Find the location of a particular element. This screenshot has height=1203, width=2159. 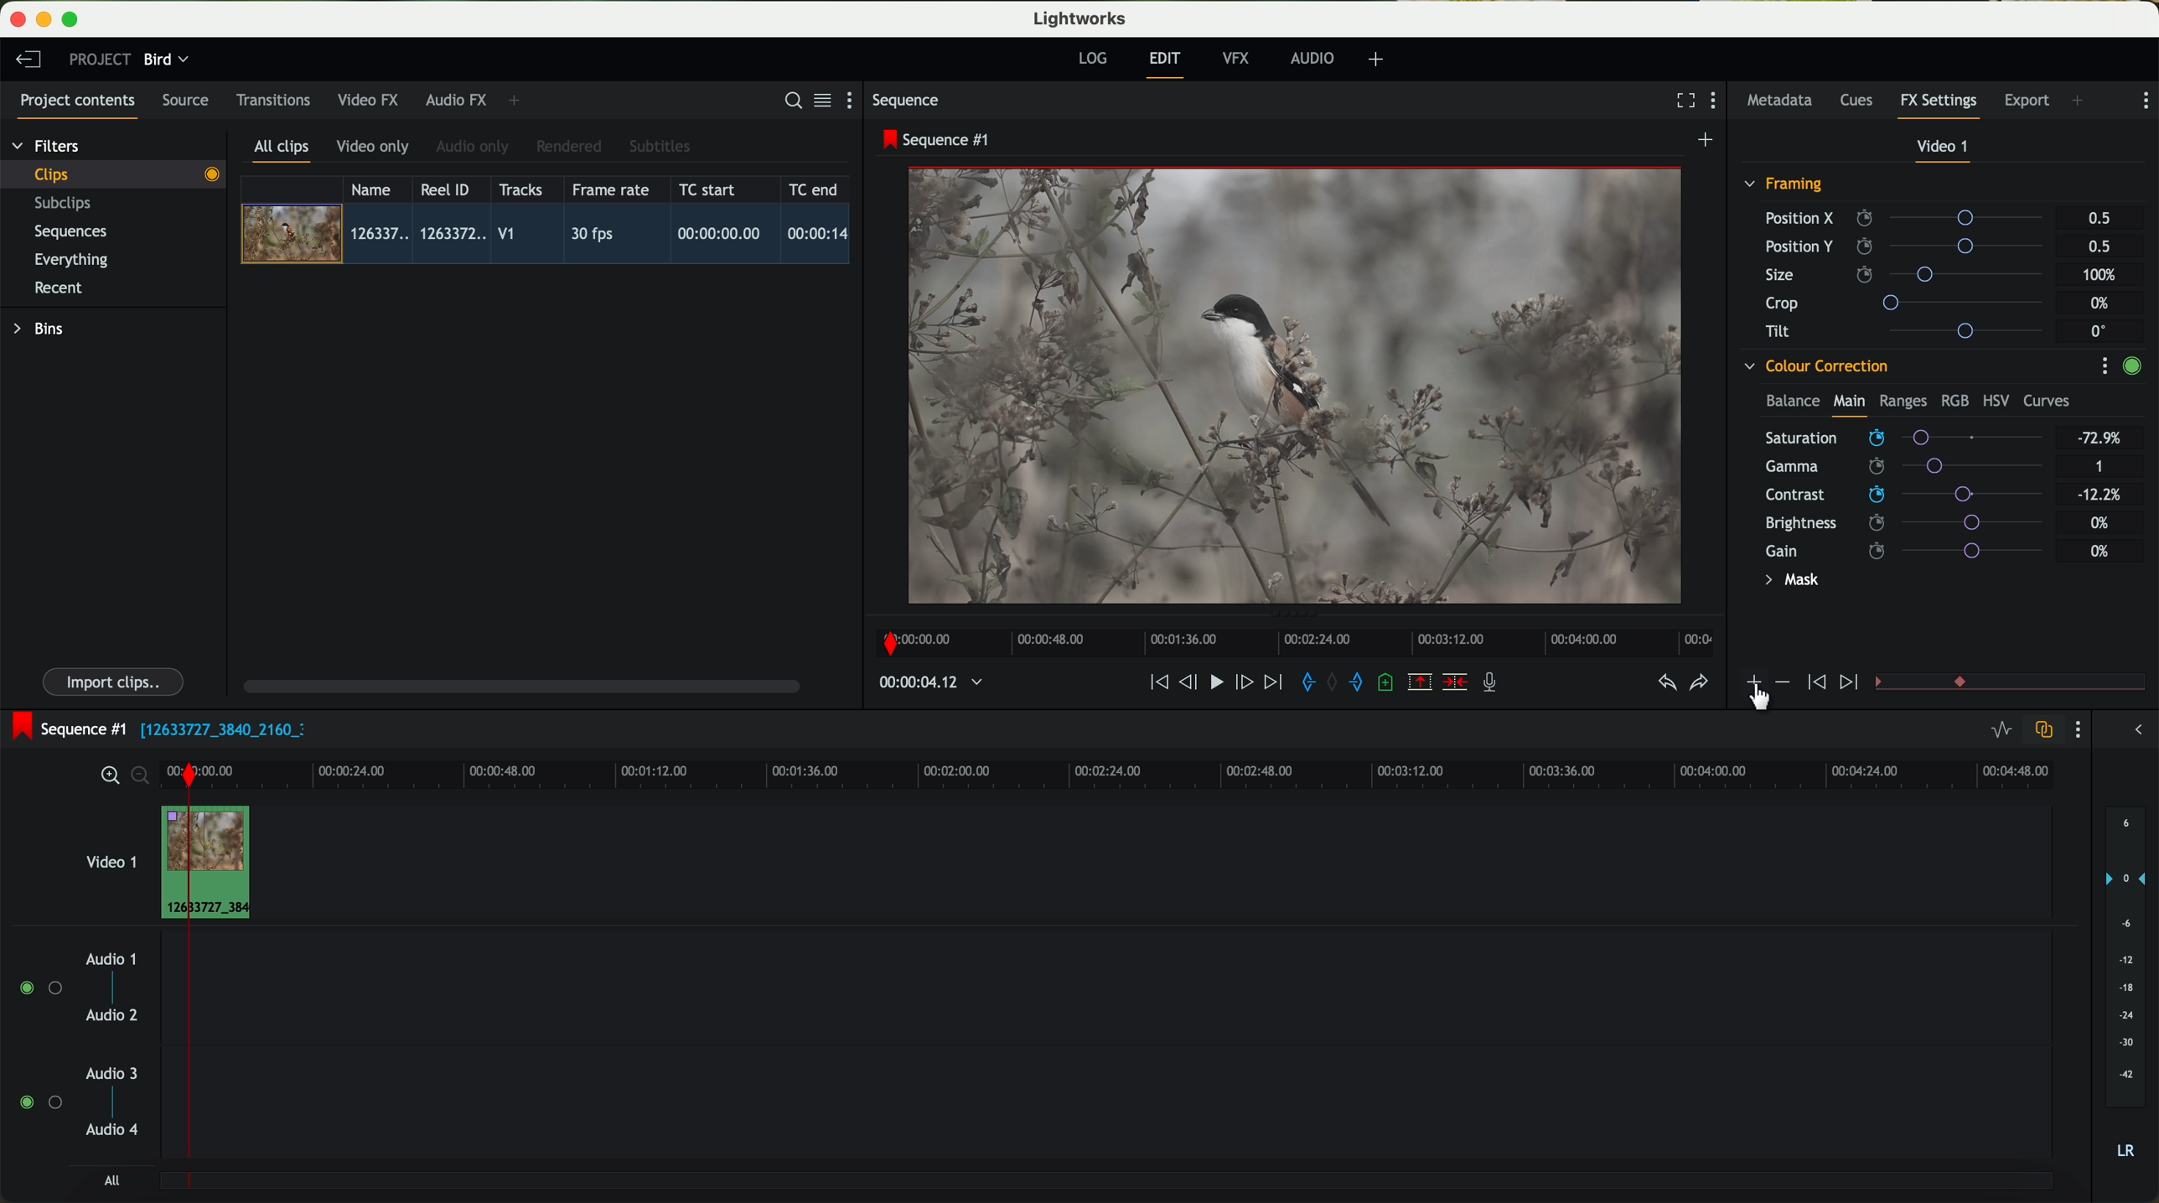

all clips is located at coordinates (282, 152).